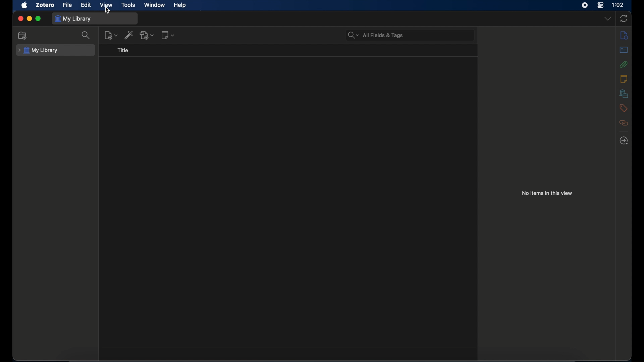 This screenshot has height=362, width=644. Describe the element at coordinates (624, 36) in the screenshot. I see `info` at that location.